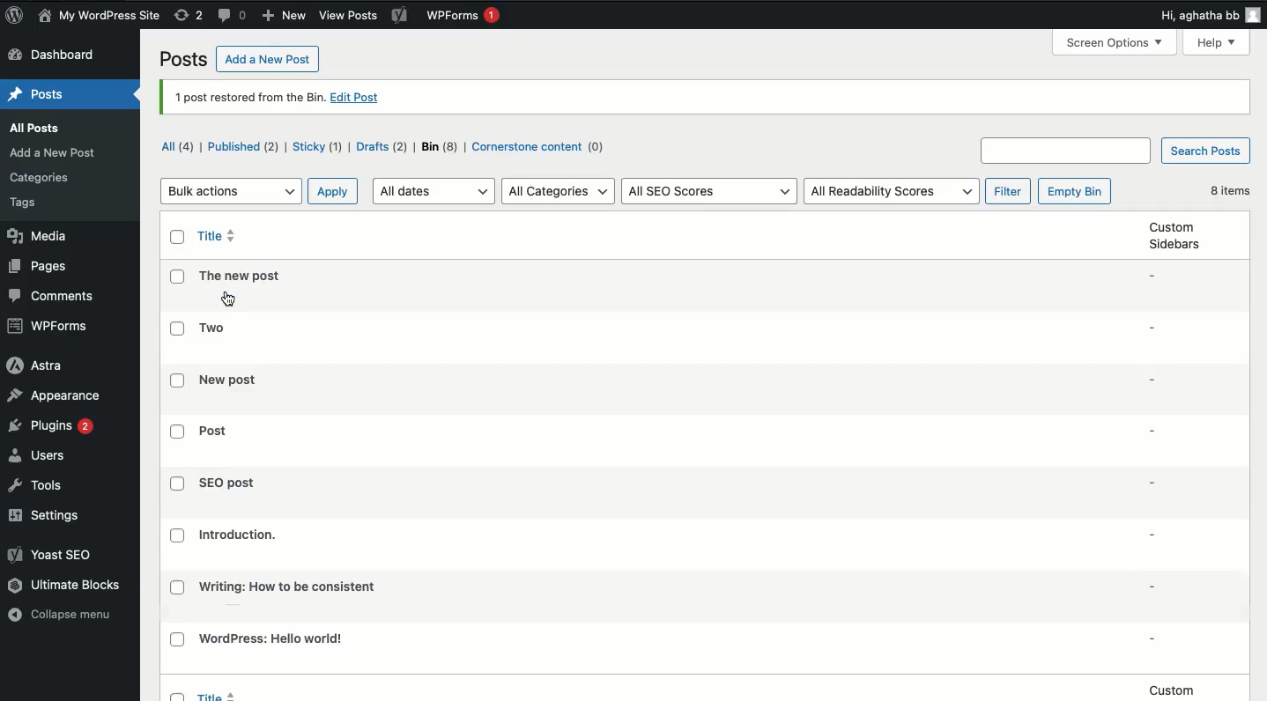 The width and height of the screenshot is (1267, 701). What do you see at coordinates (288, 586) in the screenshot?
I see `Title` at bounding box center [288, 586].